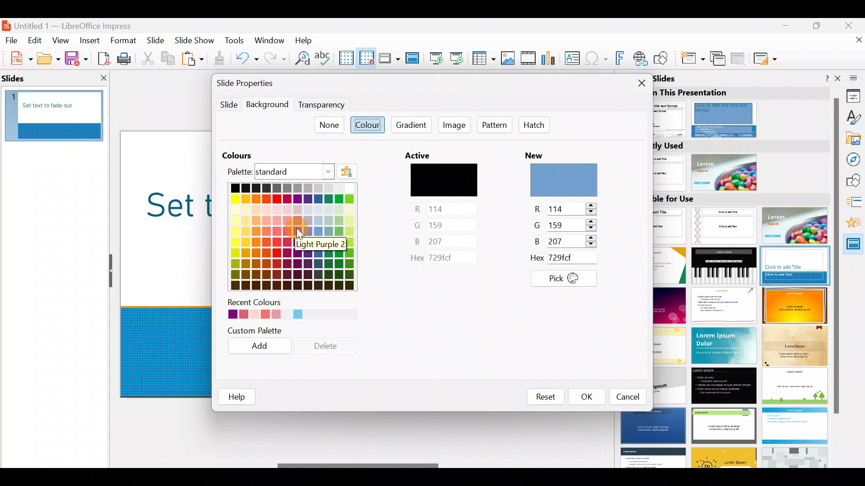 This screenshot has height=486, width=865. What do you see at coordinates (539, 153) in the screenshot?
I see `new` at bounding box center [539, 153].